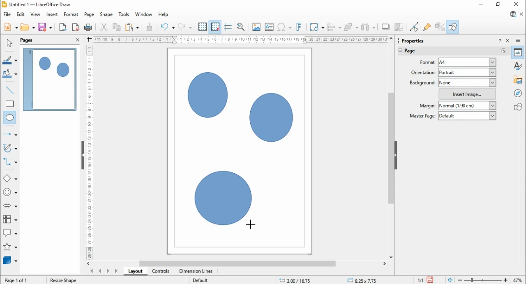  I want to click on rectangle, so click(10, 103).